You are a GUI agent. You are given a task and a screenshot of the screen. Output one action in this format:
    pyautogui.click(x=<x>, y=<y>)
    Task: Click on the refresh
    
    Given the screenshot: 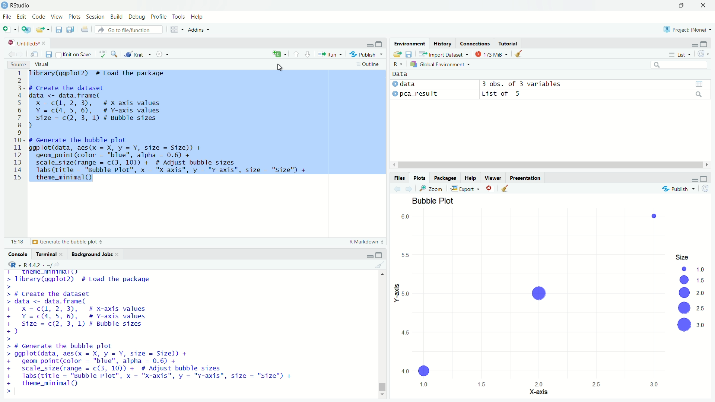 What is the action you would take?
    pyautogui.click(x=704, y=54)
    